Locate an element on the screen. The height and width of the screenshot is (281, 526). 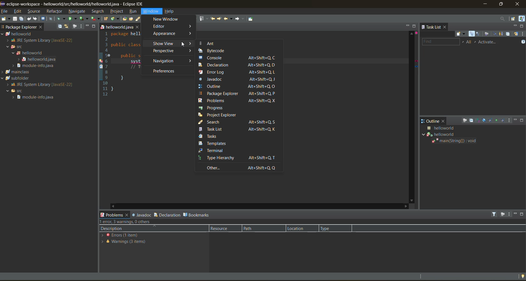
window is located at coordinates (150, 11).